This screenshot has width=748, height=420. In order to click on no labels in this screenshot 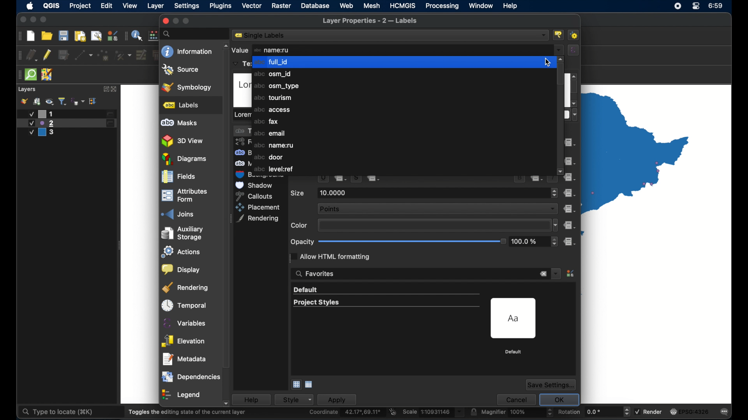, I will do `click(262, 35)`.